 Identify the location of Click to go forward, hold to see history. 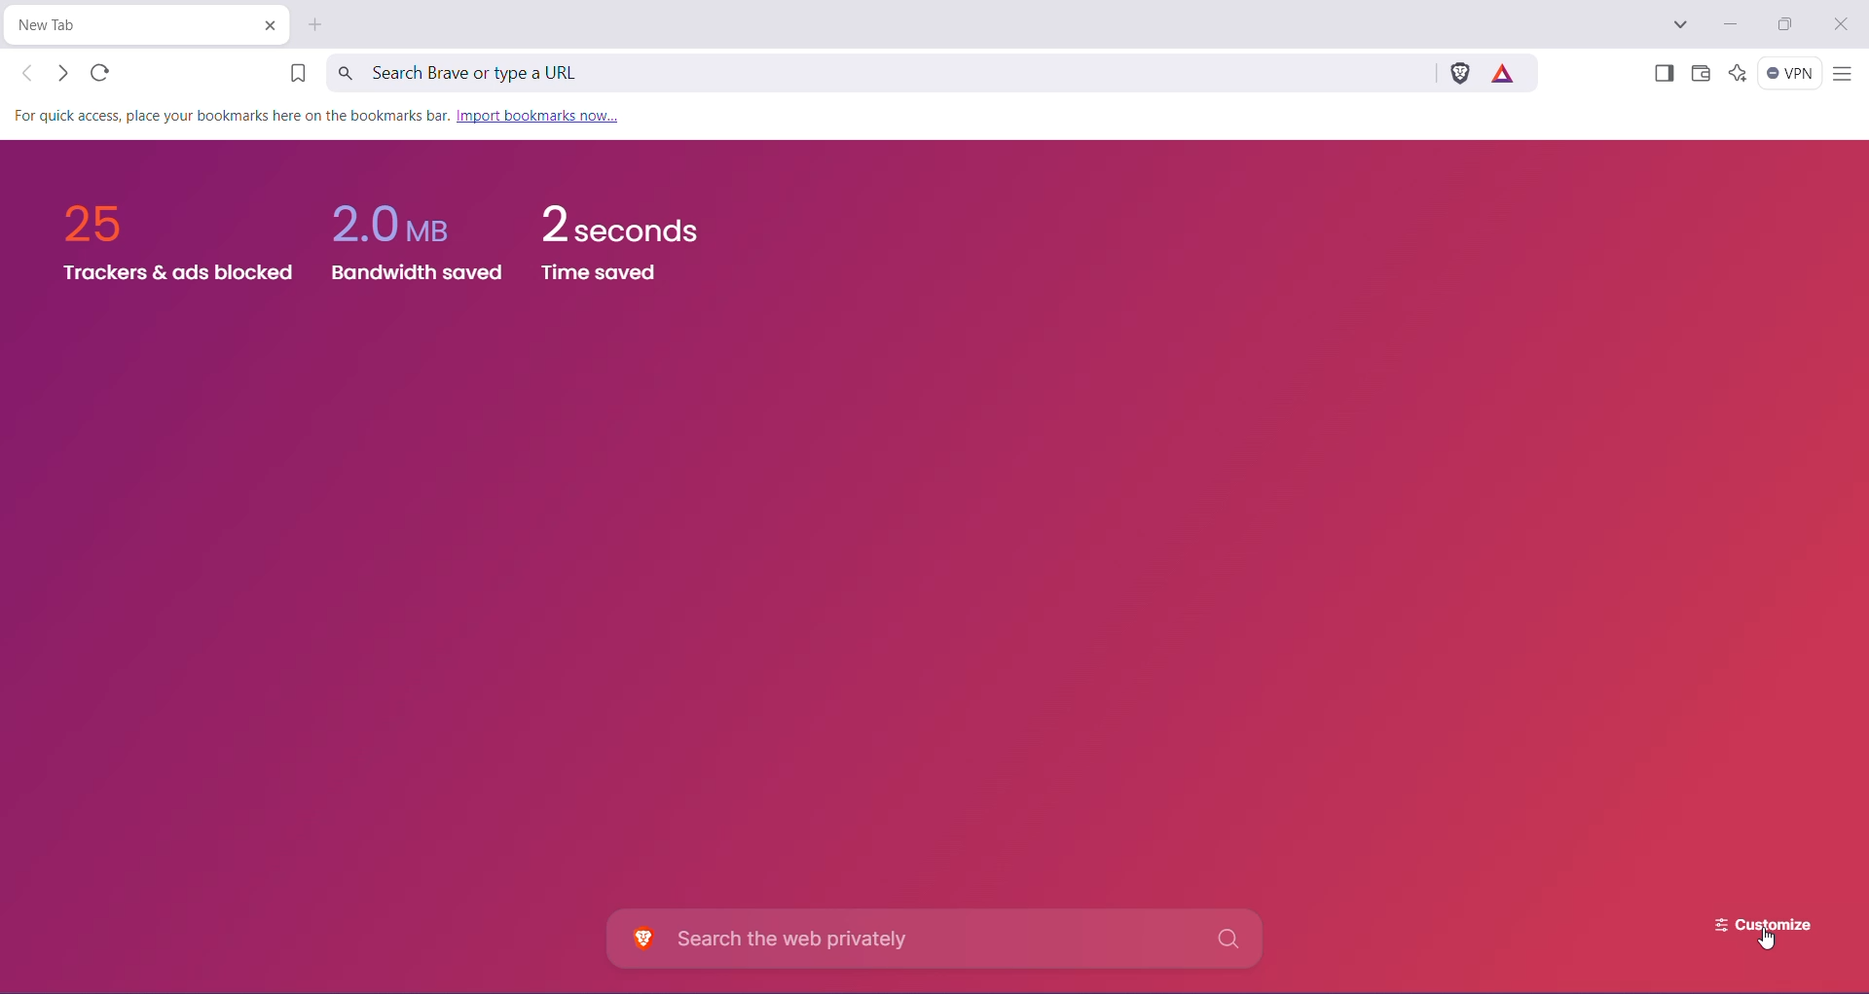
(61, 73).